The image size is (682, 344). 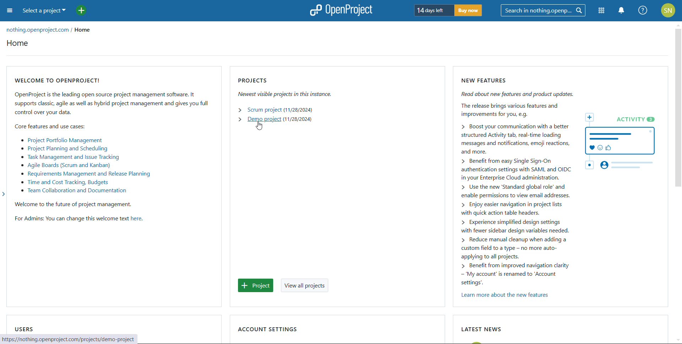 What do you see at coordinates (239, 119) in the screenshot?
I see `expand demo project` at bounding box center [239, 119].